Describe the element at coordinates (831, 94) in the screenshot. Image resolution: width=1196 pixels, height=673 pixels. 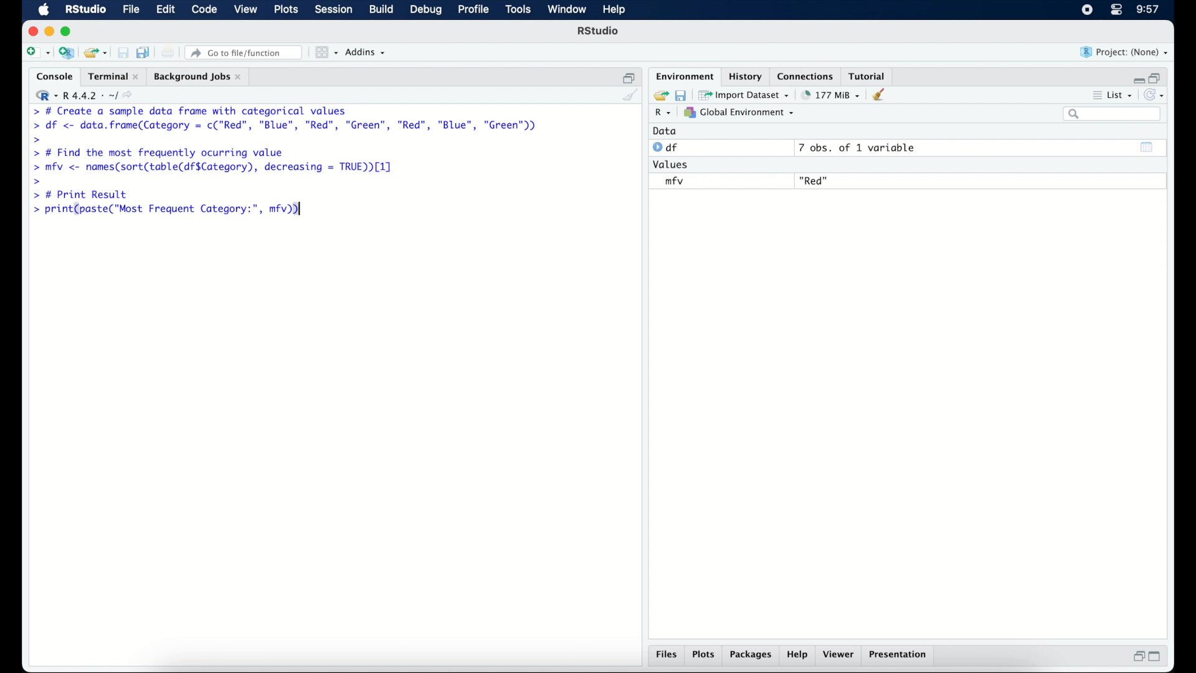
I see `142 MB` at that location.